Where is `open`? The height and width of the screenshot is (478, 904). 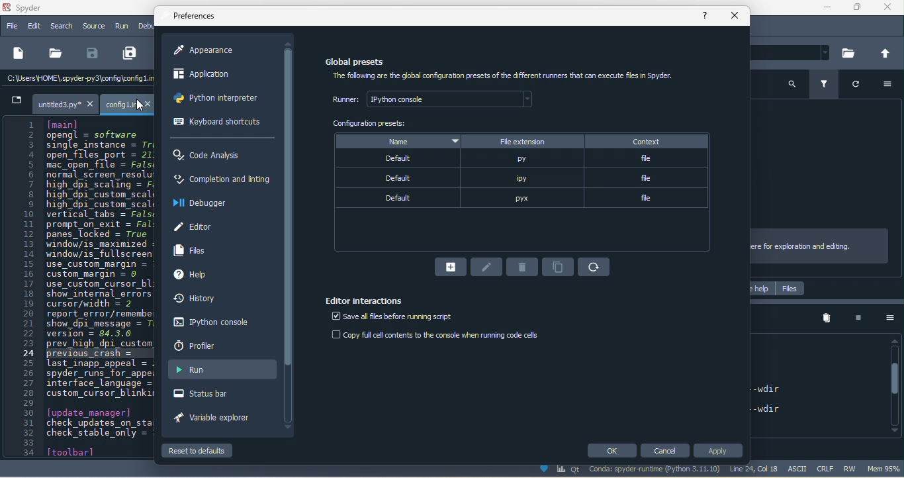
open is located at coordinates (54, 53).